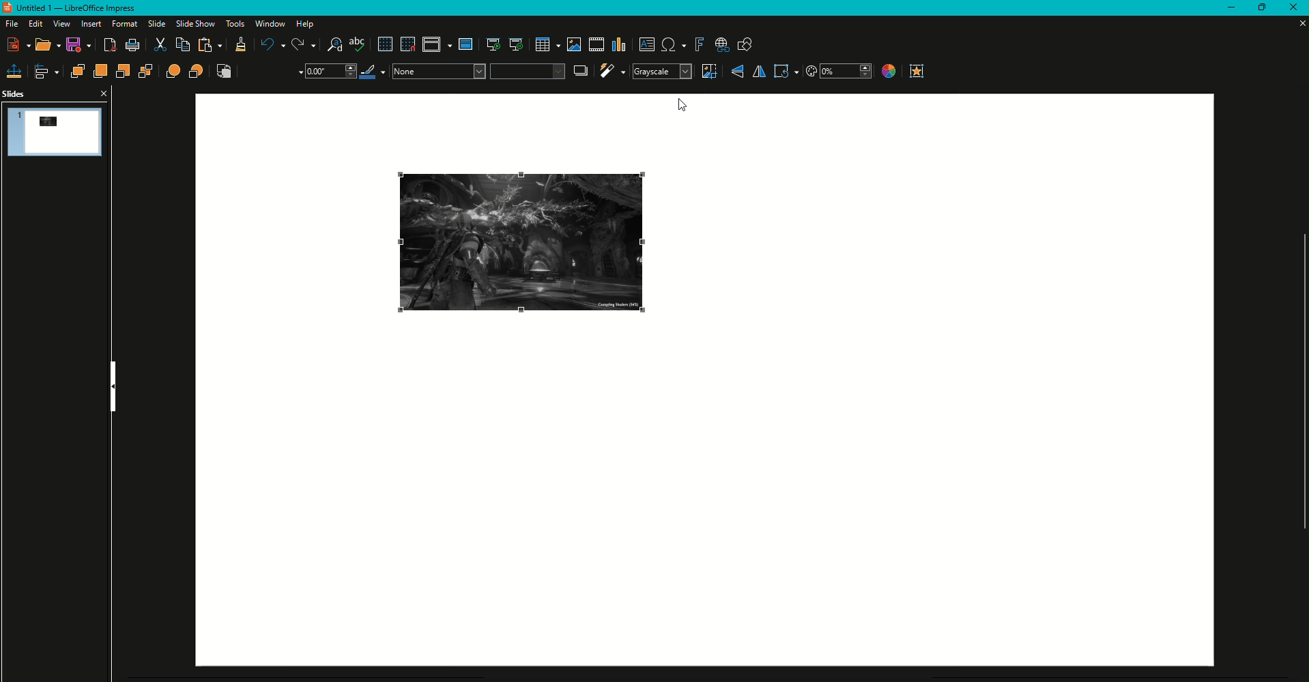 The width and height of the screenshot is (1309, 682). What do you see at coordinates (48, 46) in the screenshot?
I see `Open` at bounding box center [48, 46].